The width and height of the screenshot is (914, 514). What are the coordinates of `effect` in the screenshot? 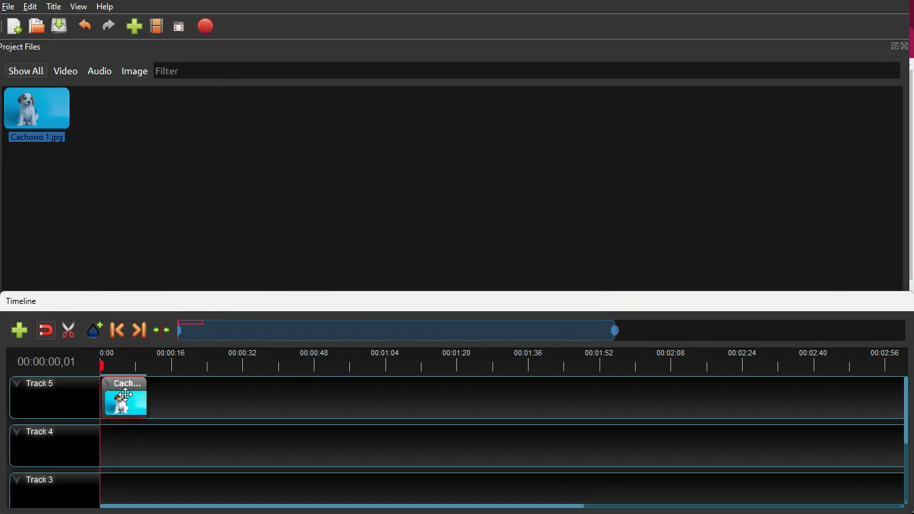 It's located at (96, 331).